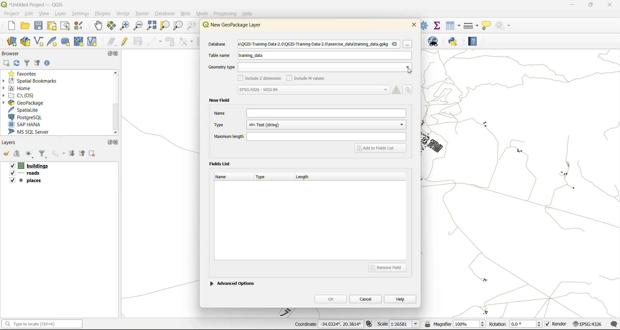 This screenshot has width=620, height=330. Describe the element at coordinates (39, 63) in the screenshot. I see `collapse all` at that location.